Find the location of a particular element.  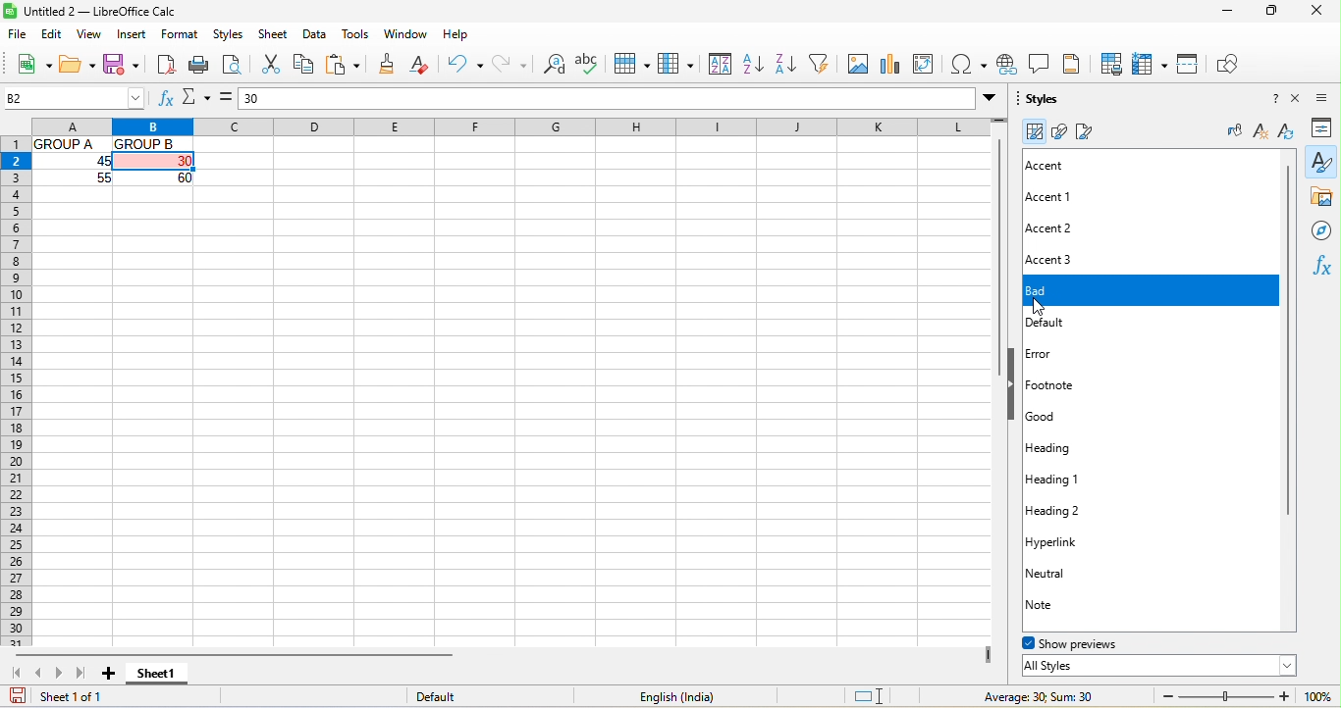

note is located at coordinates (1058, 605).